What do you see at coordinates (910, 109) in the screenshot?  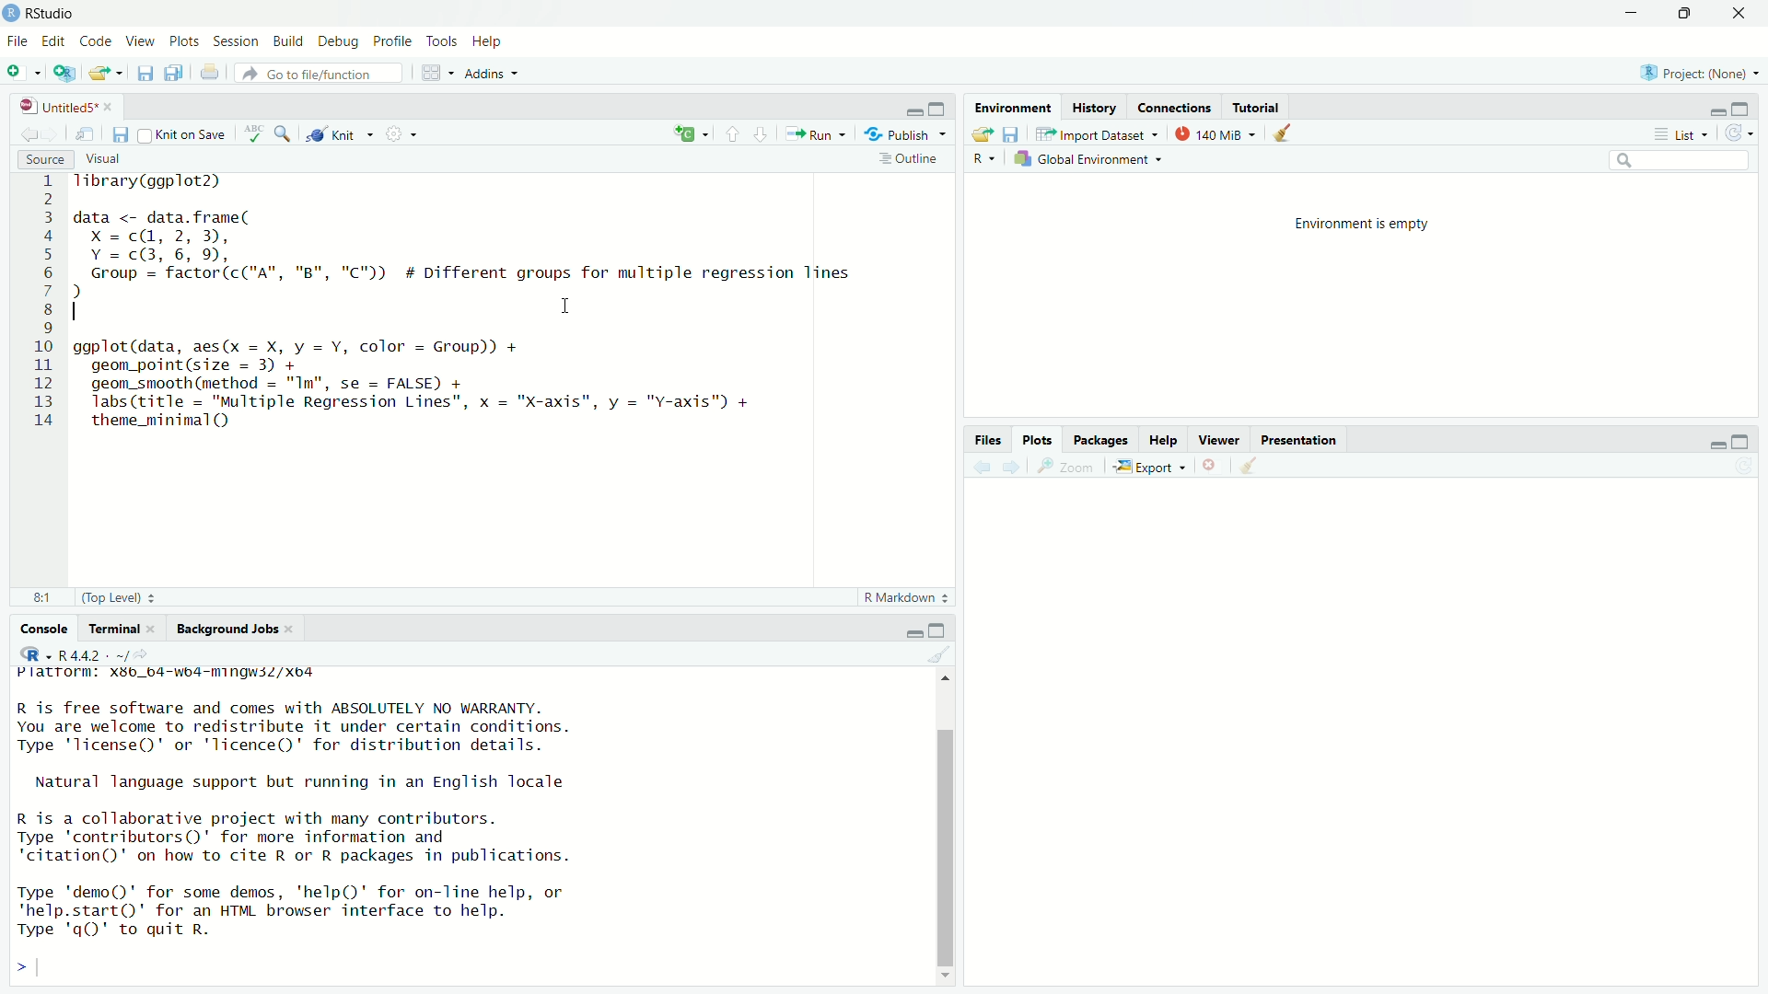 I see `minimise` at bounding box center [910, 109].